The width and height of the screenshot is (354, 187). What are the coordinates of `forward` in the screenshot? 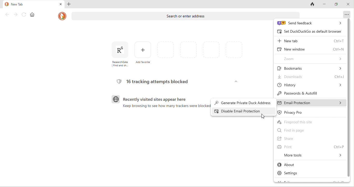 It's located at (17, 15).